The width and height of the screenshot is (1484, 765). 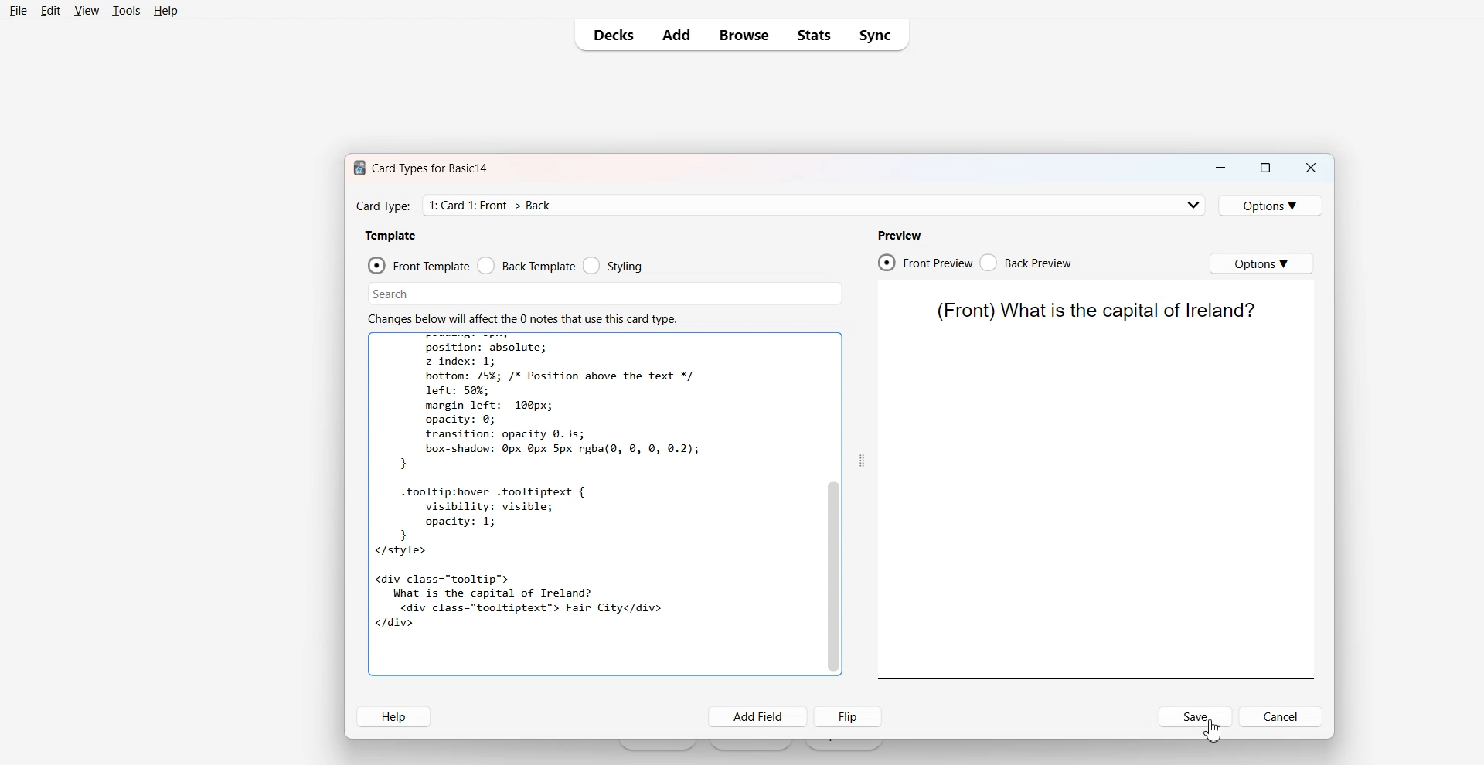 I want to click on Front Preview, so click(x=925, y=262).